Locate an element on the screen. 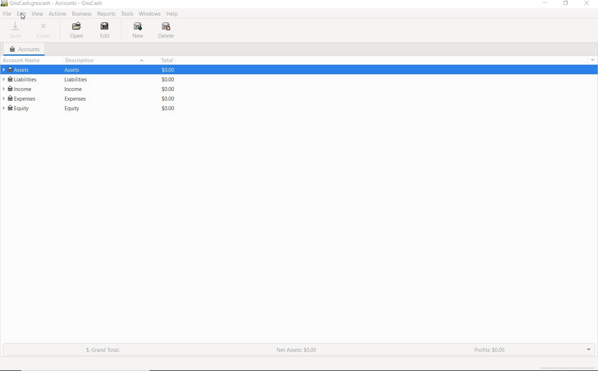 This screenshot has height=371, width=598. Menu is located at coordinates (142, 60).